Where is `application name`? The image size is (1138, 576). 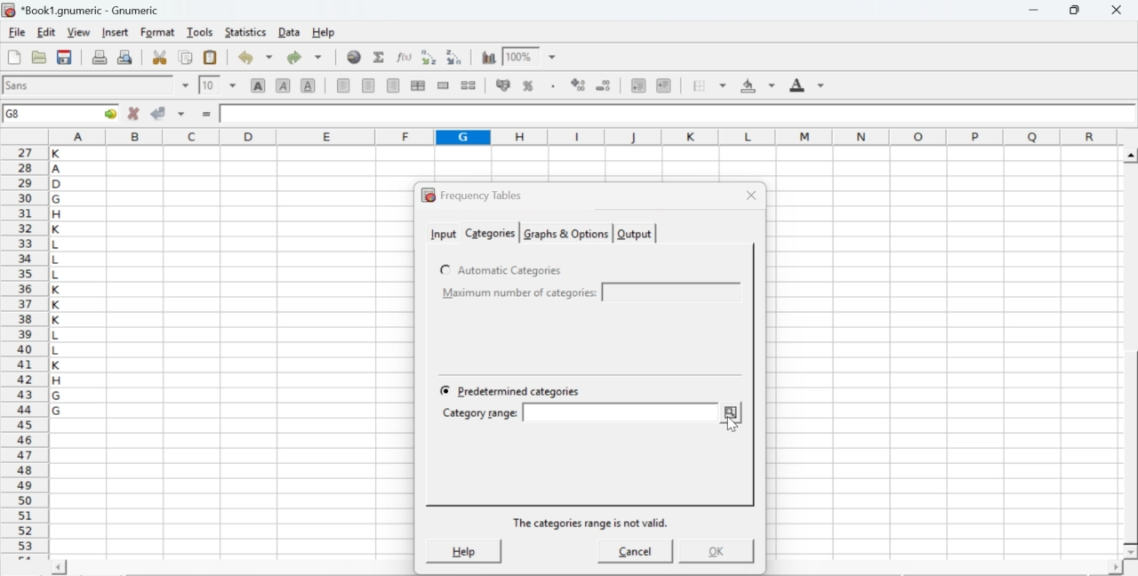 application name is located at coordinates (84, 8).